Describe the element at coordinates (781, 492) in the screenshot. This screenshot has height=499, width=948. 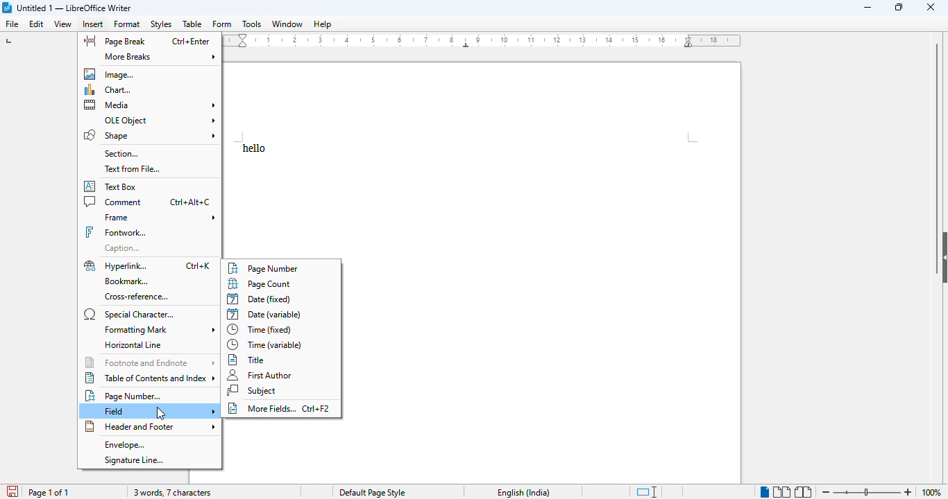
I see `multi-page view` at that location.